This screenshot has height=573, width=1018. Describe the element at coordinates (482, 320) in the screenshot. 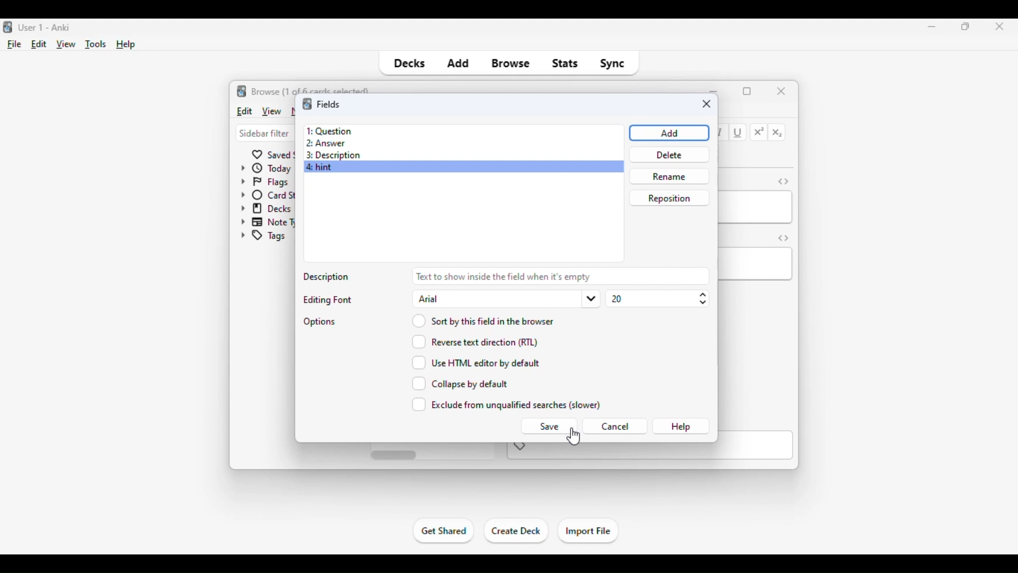

I see `sort by this field in the browser` at that location.